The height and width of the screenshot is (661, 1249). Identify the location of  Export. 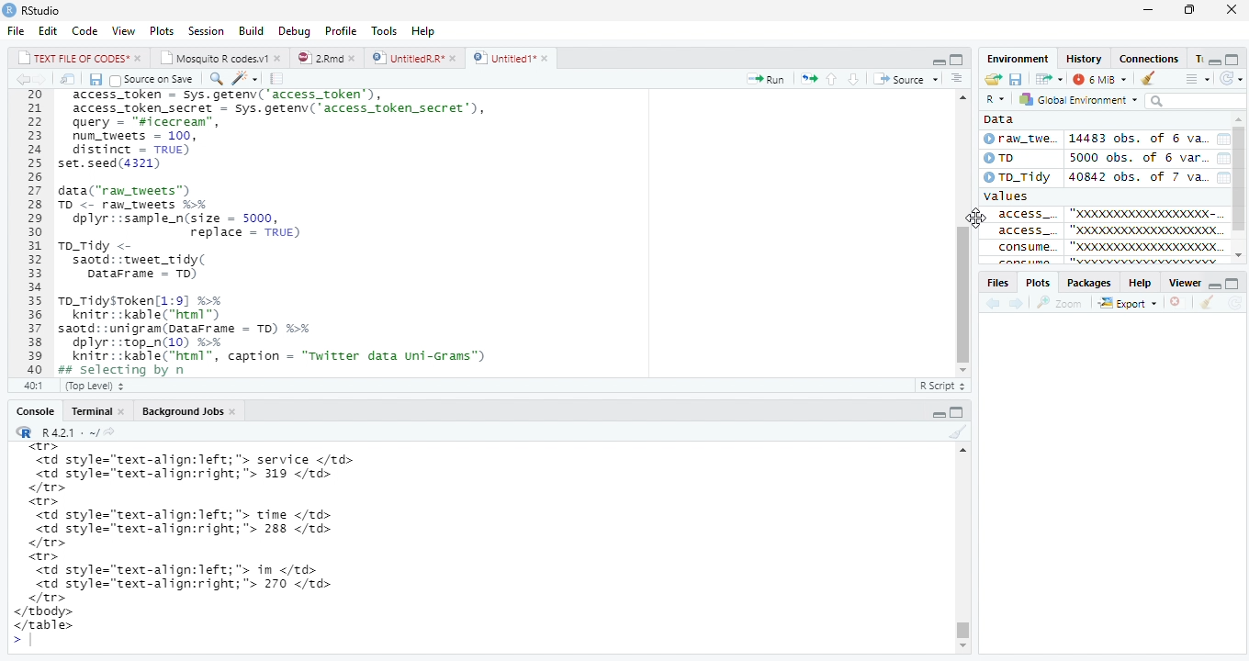
(1131, 304).